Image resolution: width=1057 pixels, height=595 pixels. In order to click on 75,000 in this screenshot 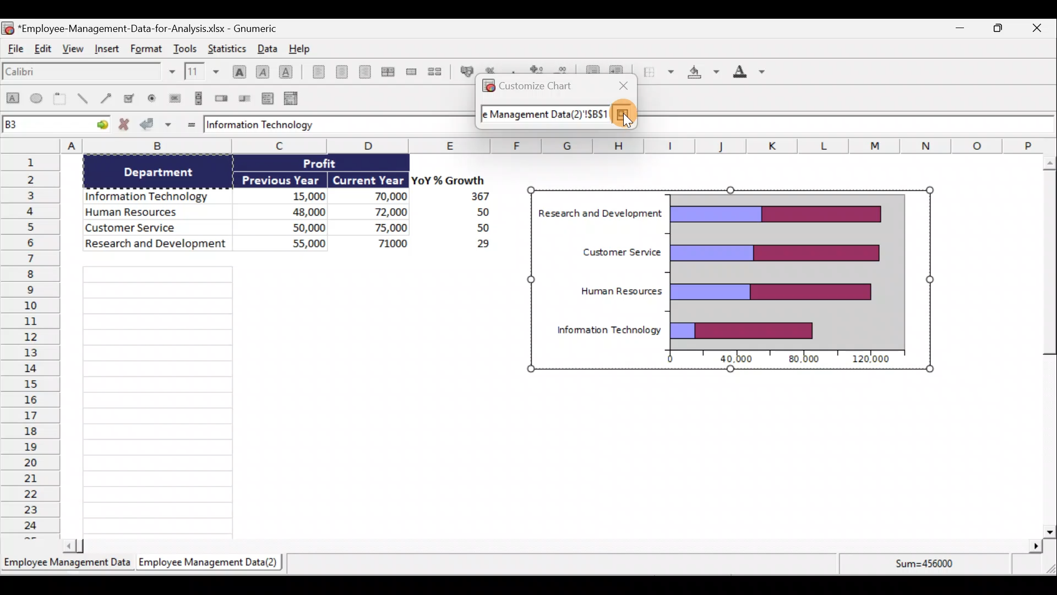, I will do `click(381, 228)`.